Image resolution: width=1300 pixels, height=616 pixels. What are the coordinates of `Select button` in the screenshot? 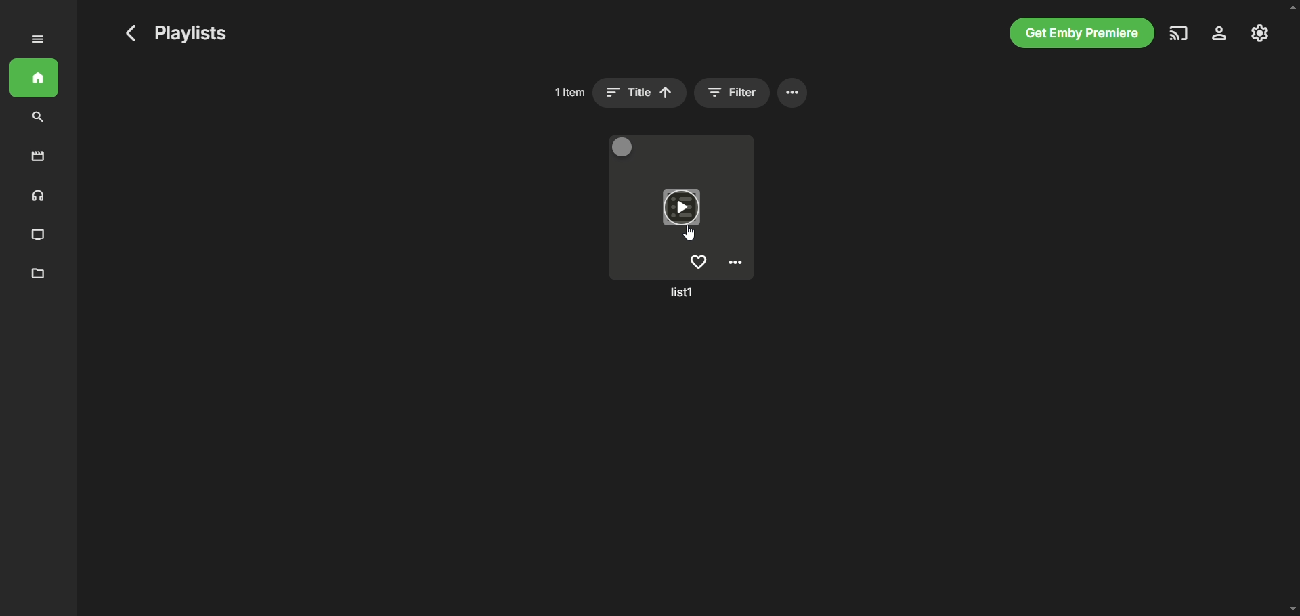 It's located at (623, 146).